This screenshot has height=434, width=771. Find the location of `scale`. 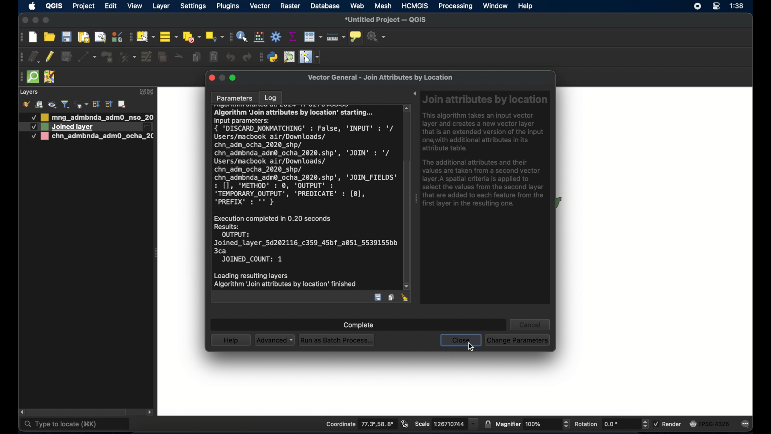

scale is located at coordinates (446, 424).